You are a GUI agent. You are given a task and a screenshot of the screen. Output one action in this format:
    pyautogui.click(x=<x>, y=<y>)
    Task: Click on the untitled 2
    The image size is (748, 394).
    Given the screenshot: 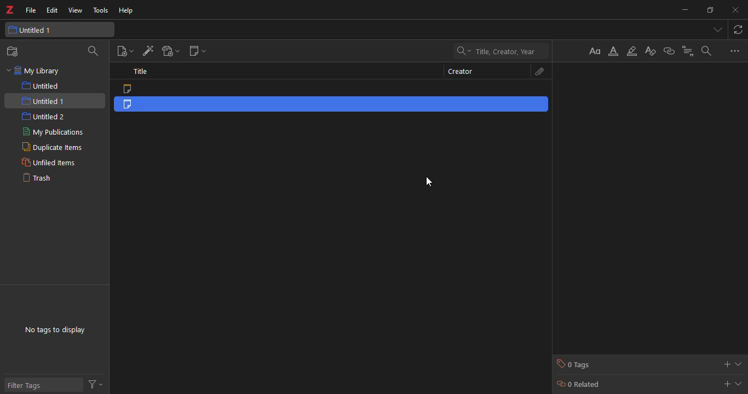 What is the action you would take?
    pyautogui.click(x=44, y=116)
    